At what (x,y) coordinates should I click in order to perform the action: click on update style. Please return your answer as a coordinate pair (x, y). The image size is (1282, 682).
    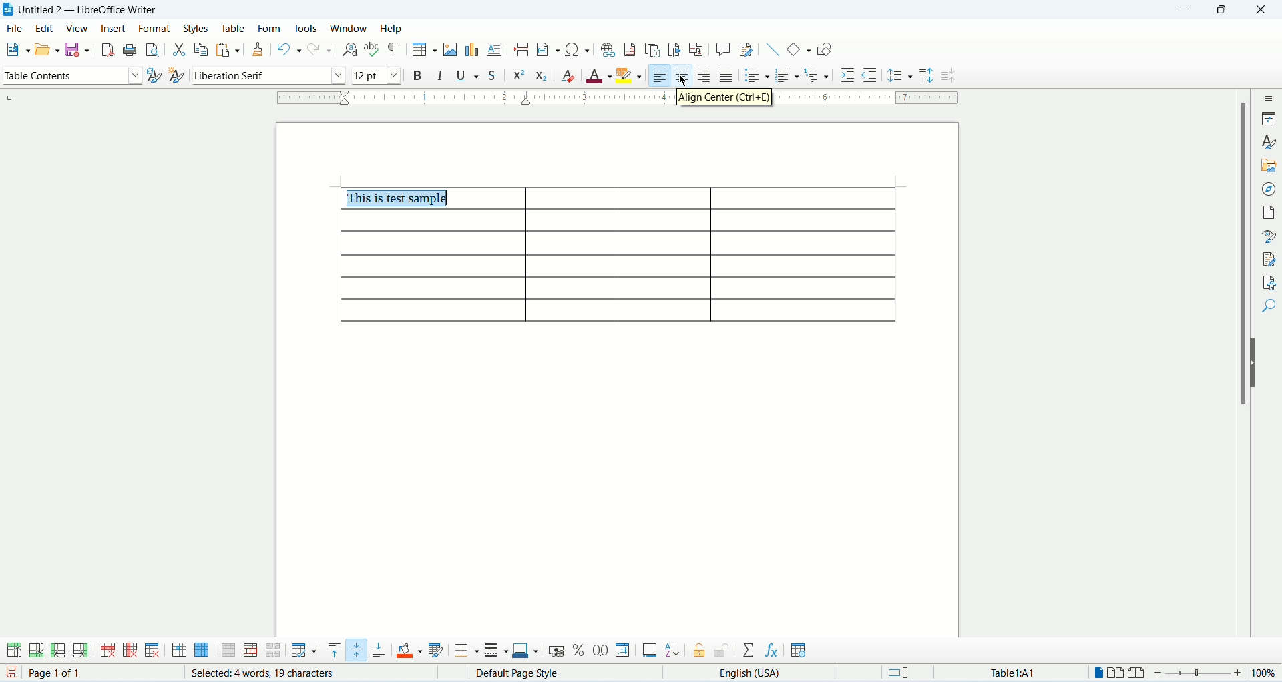
    Looking at the image, I should click on (154, 77).